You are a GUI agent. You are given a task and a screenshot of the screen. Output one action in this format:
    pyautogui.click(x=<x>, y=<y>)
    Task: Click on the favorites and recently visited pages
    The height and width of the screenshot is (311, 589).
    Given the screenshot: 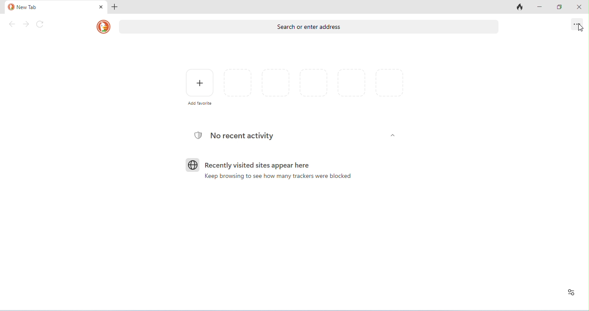 What is the action you would take?
    pyautogui.click(x=313, y=84)
    